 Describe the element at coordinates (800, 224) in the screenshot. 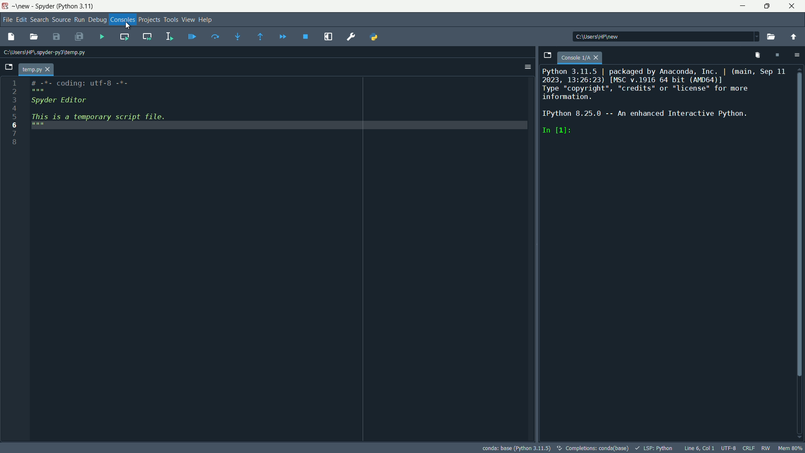

I see `Vertical Scroll Bar` at that location.